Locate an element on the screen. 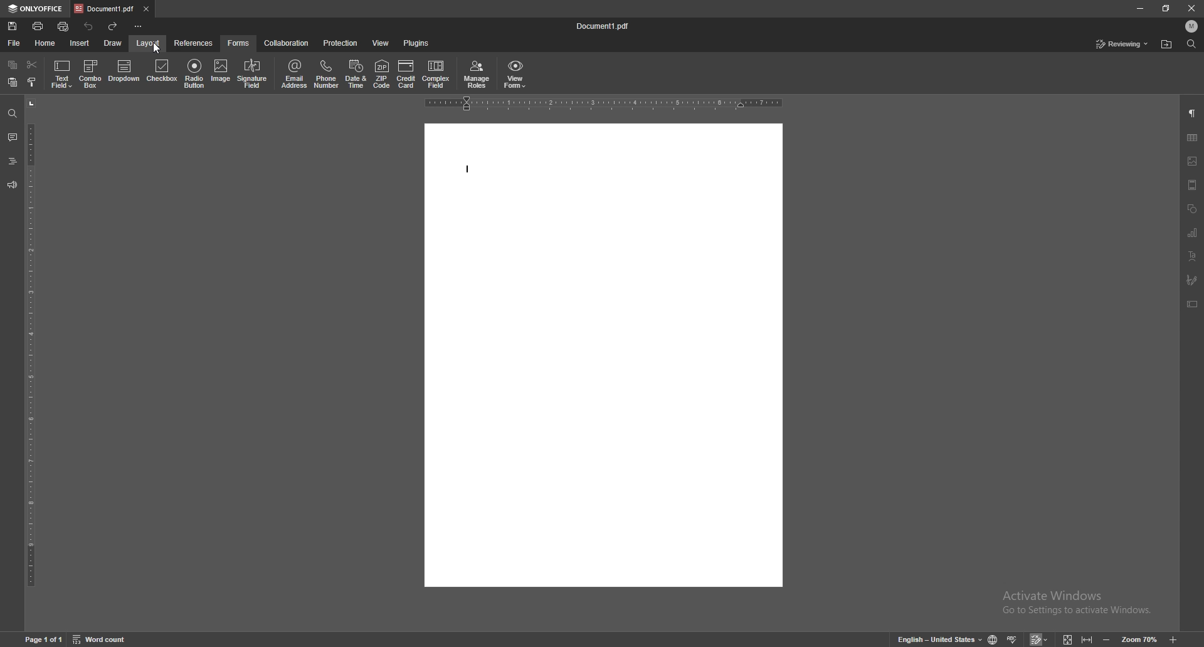  dropdown is located at coordinates (125, 72).